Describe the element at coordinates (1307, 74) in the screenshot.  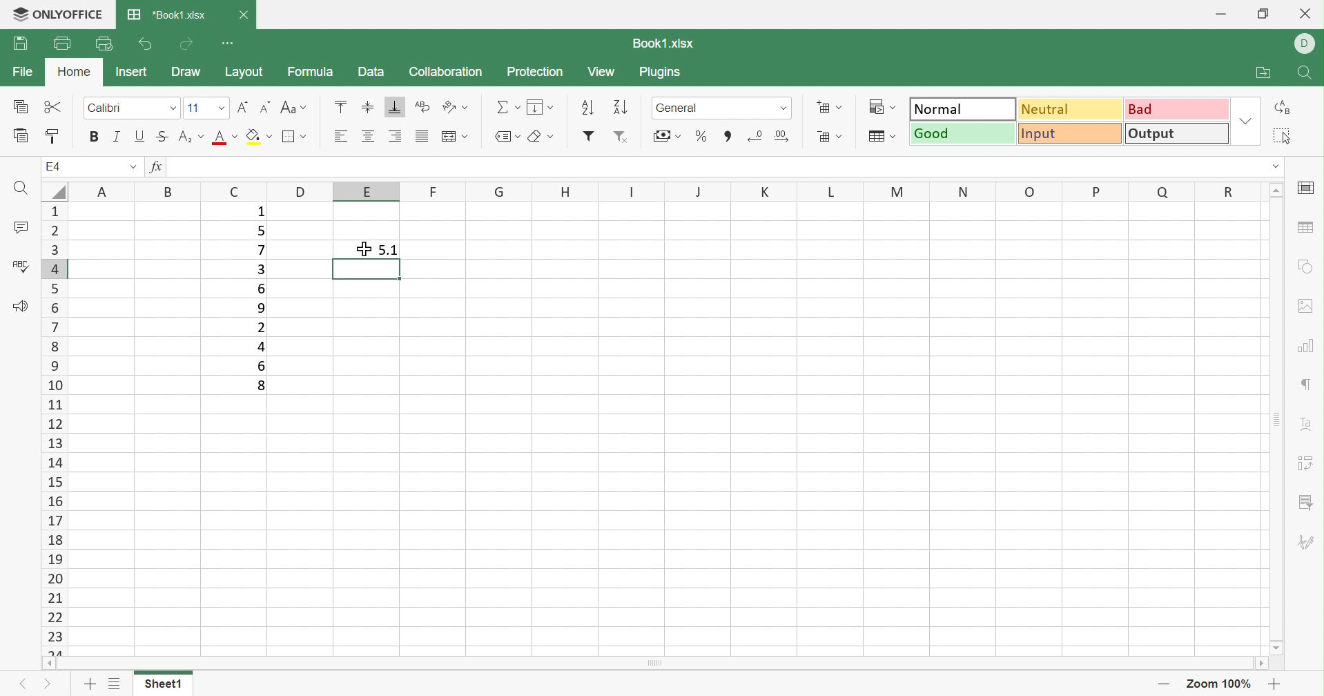
I see `Find` at that location.